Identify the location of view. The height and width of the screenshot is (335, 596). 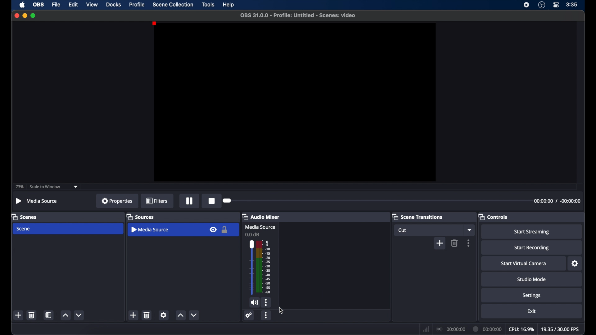
(93, 5).